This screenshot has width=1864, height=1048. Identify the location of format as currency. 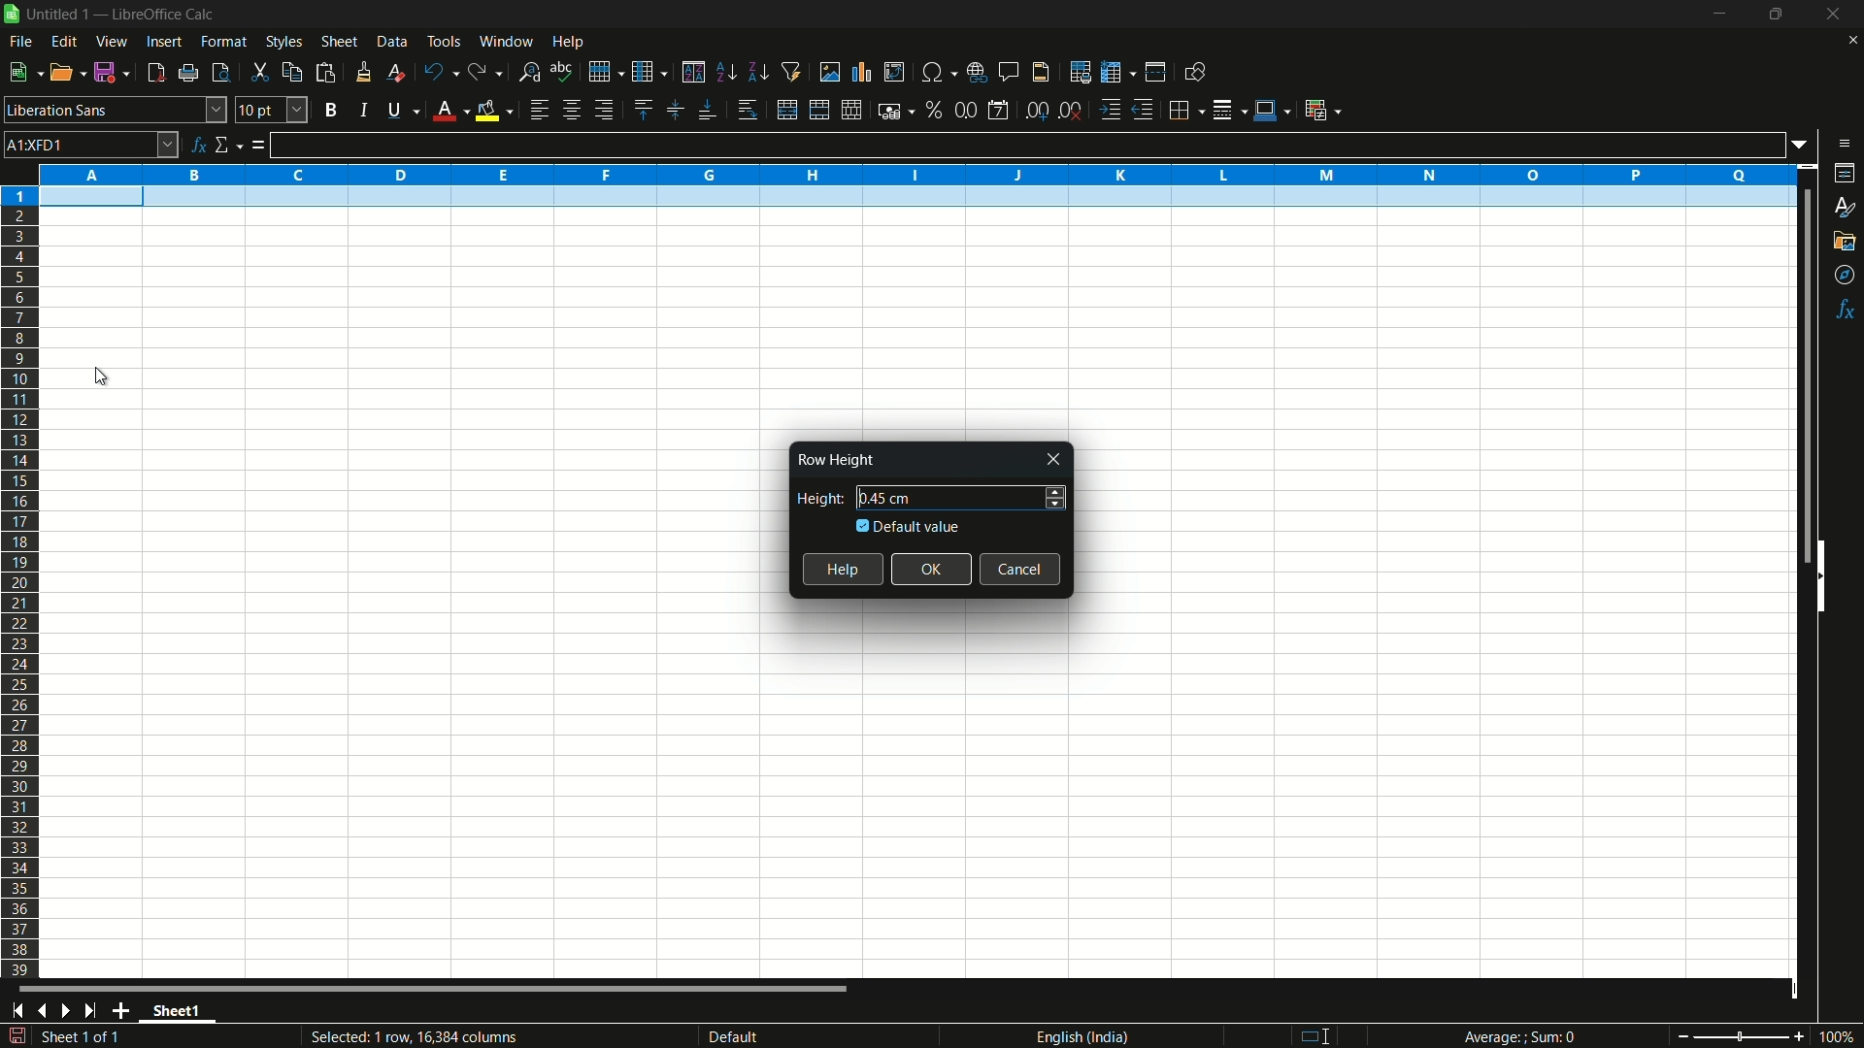
(896, 111).